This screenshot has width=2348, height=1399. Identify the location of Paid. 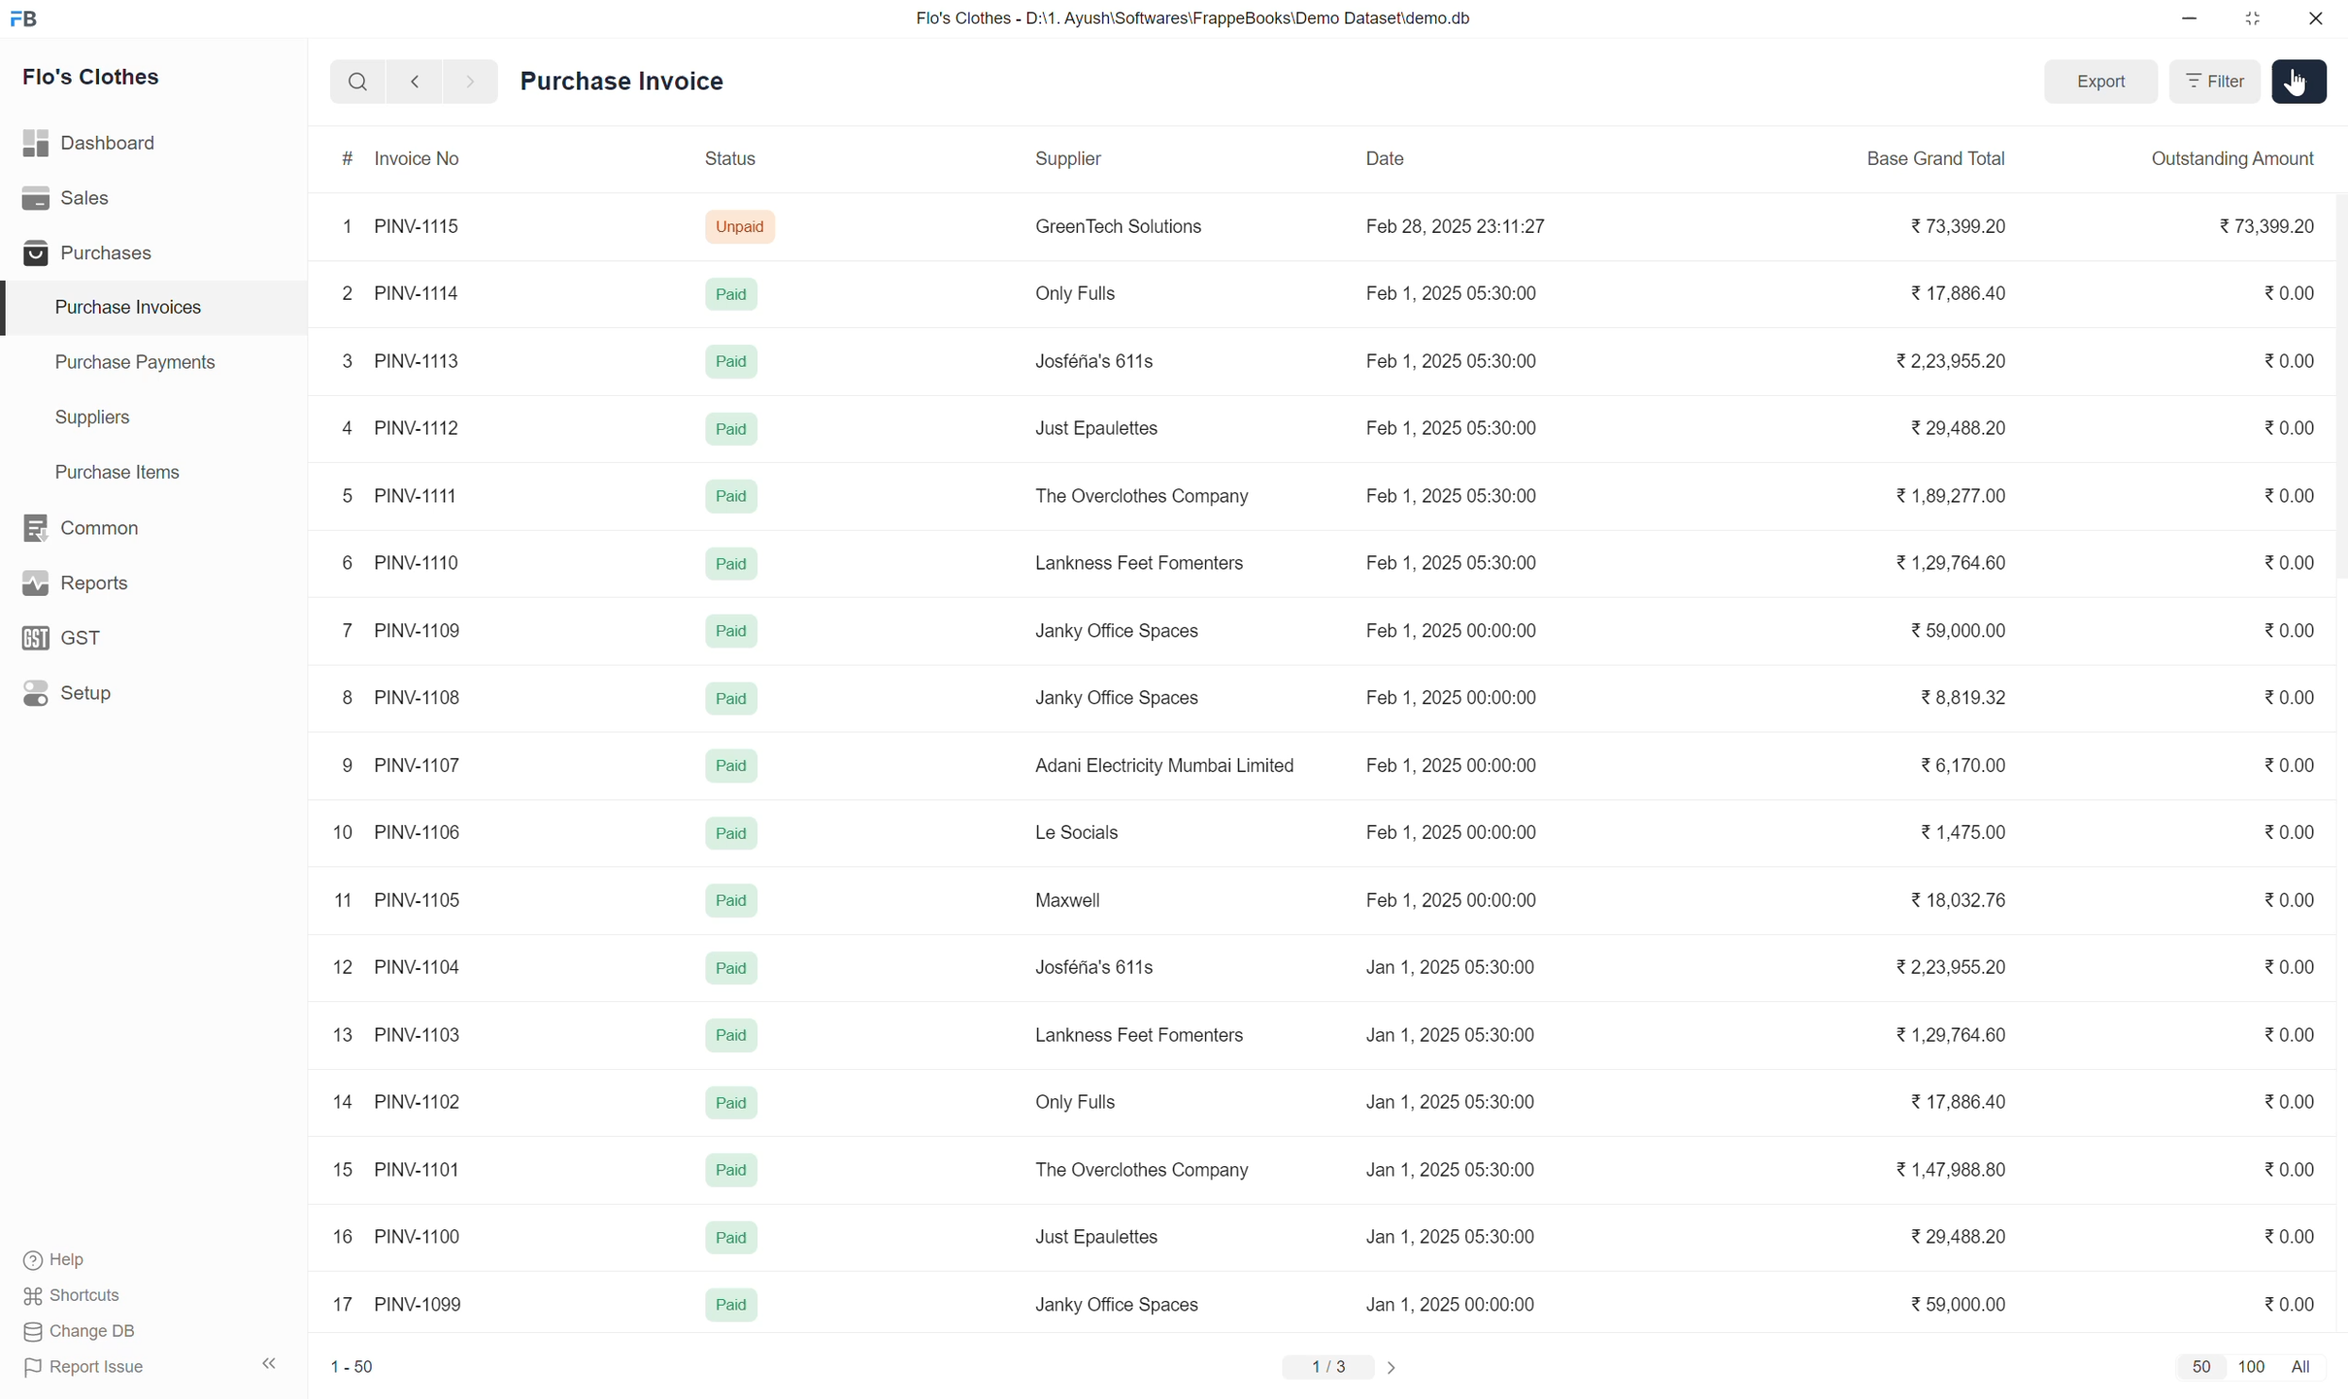
(731, 298).